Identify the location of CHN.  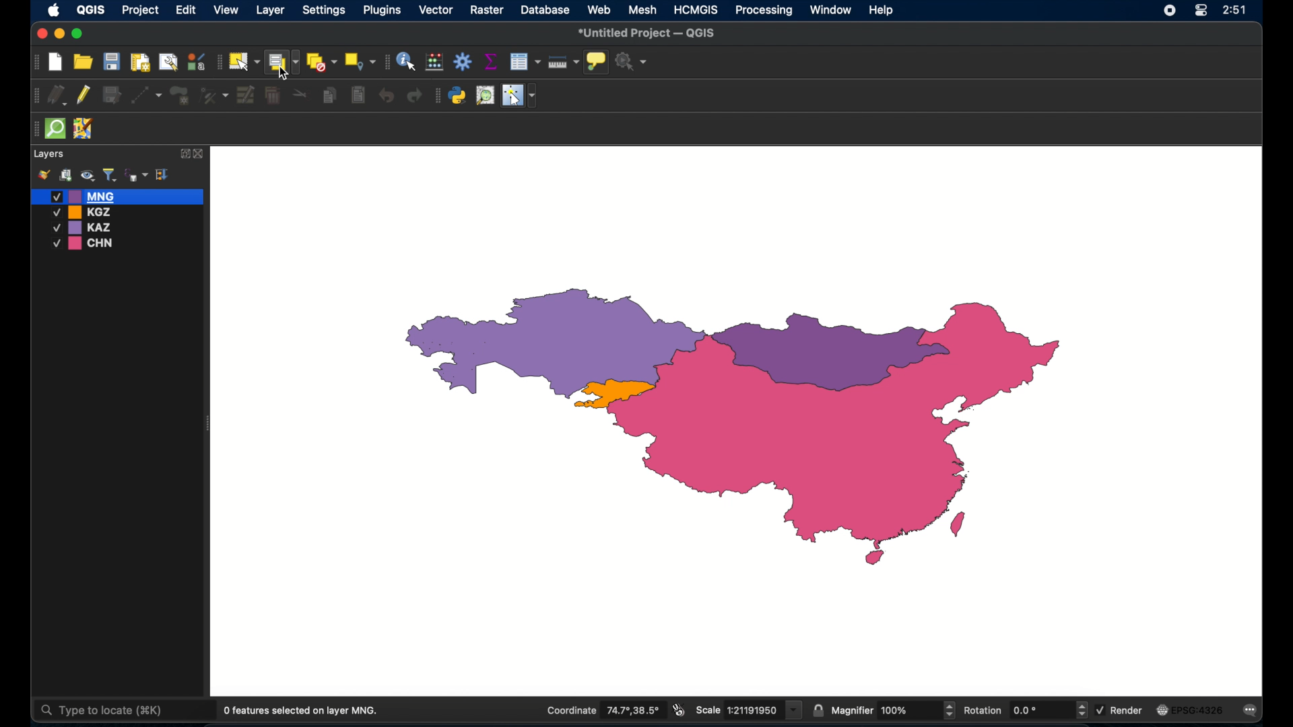
(85, 244).